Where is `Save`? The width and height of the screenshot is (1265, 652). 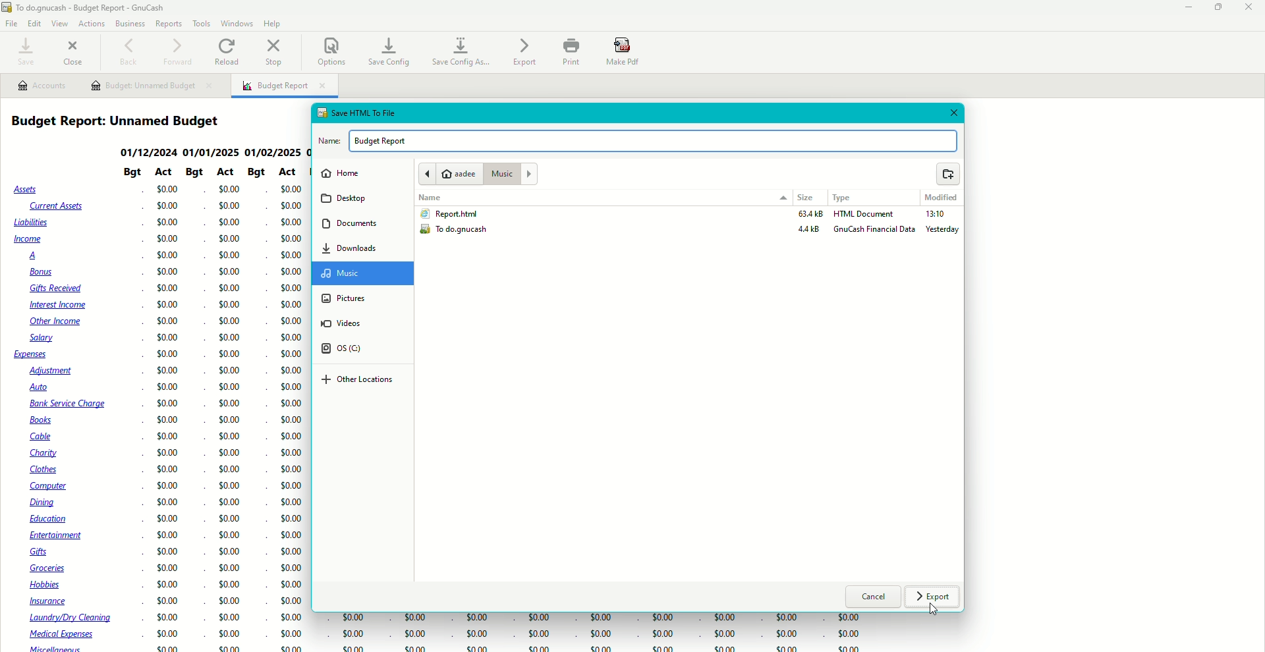 Save is located at coordinates (24, 52).